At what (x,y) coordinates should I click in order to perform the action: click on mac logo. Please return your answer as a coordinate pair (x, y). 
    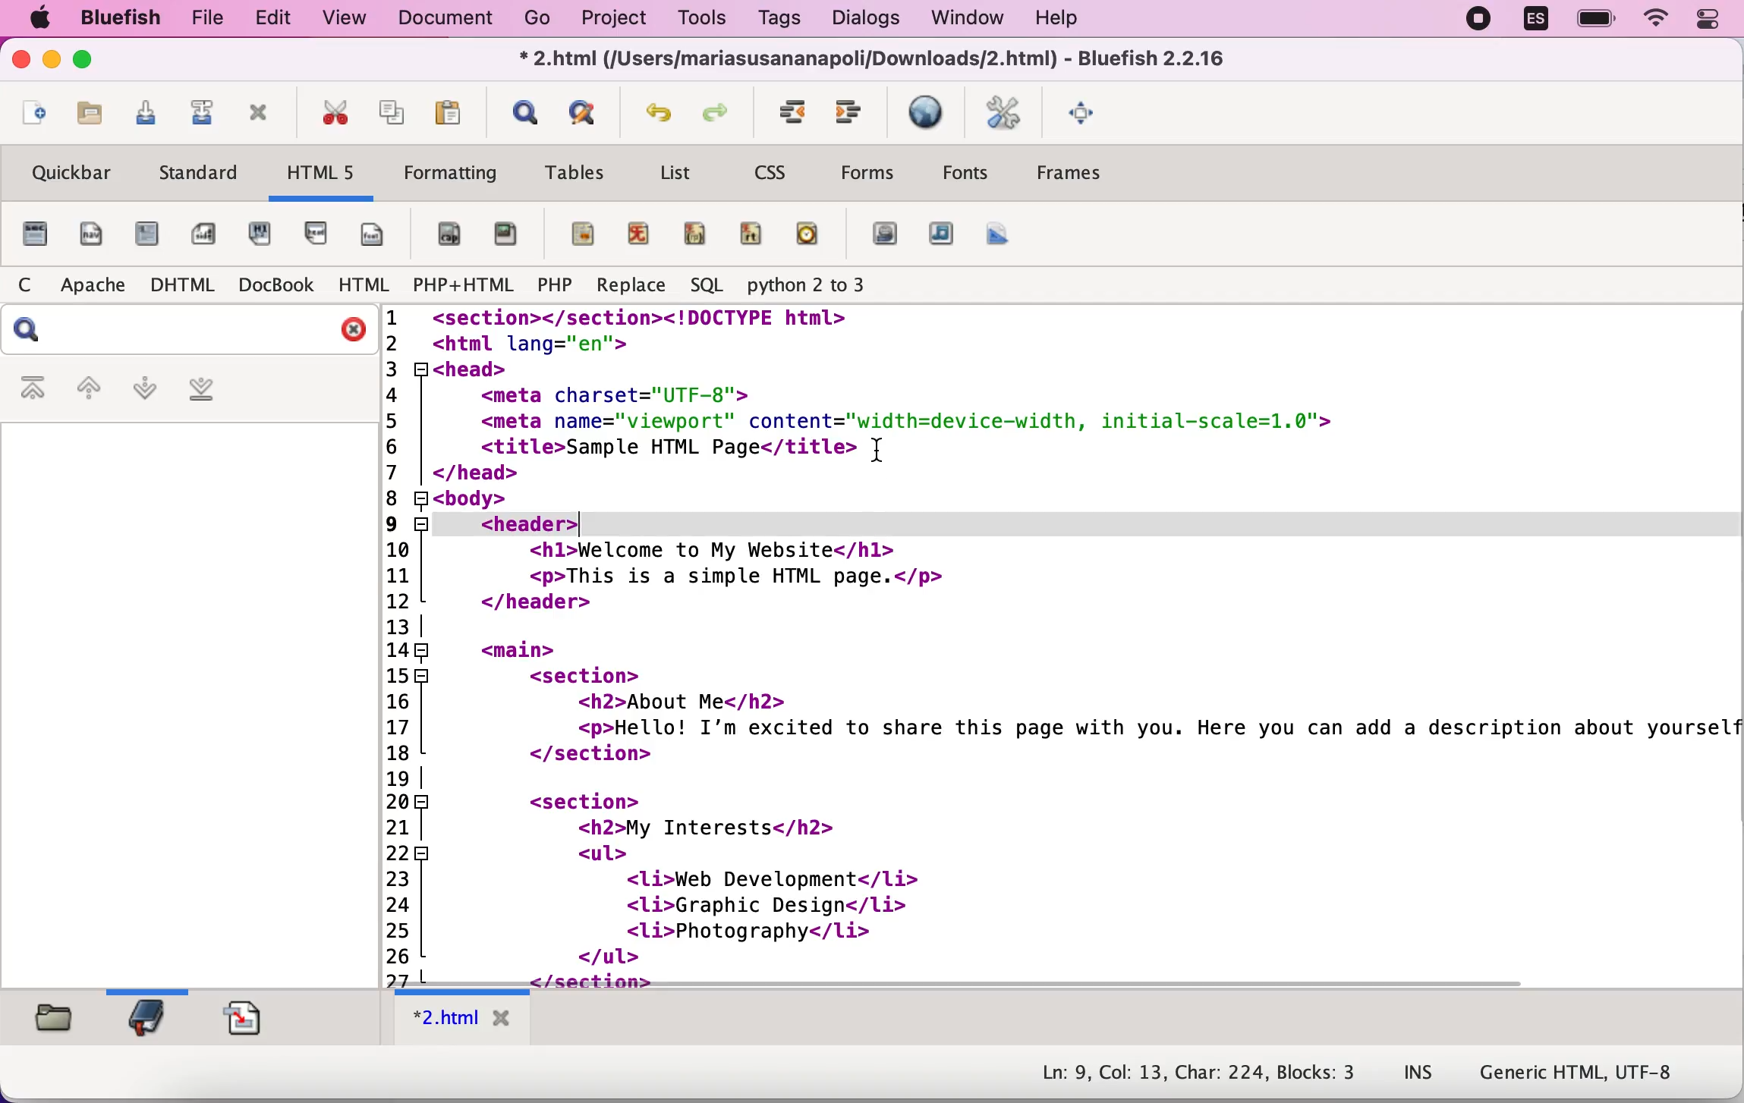
    Looking at the image, I should click on (42, 18).